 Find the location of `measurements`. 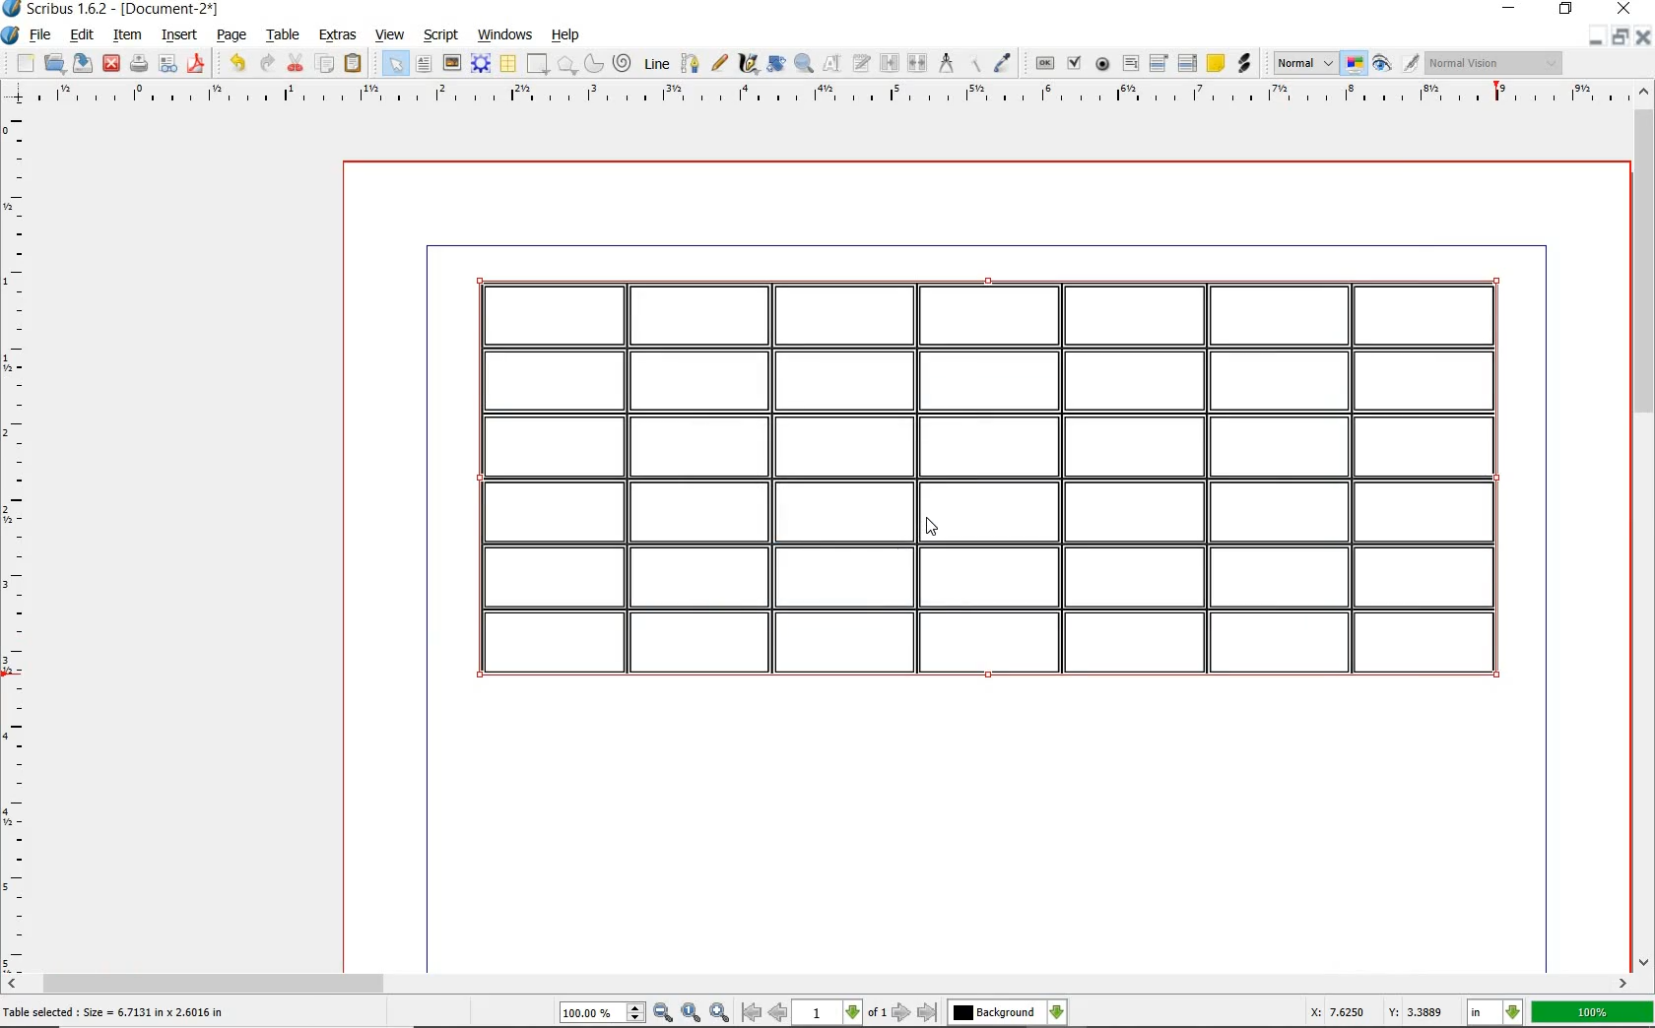

measurements is located at coordinates (947, 64).